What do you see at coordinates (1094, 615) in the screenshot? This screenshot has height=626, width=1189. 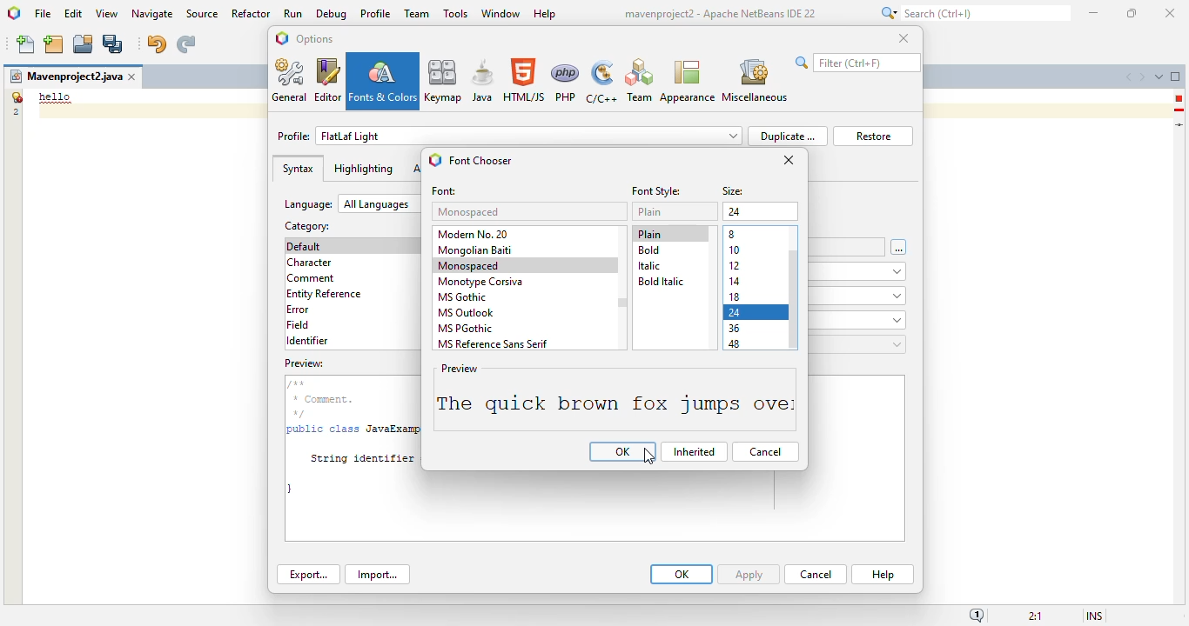 I see `insert mode` at bounding box center [1094, 615].